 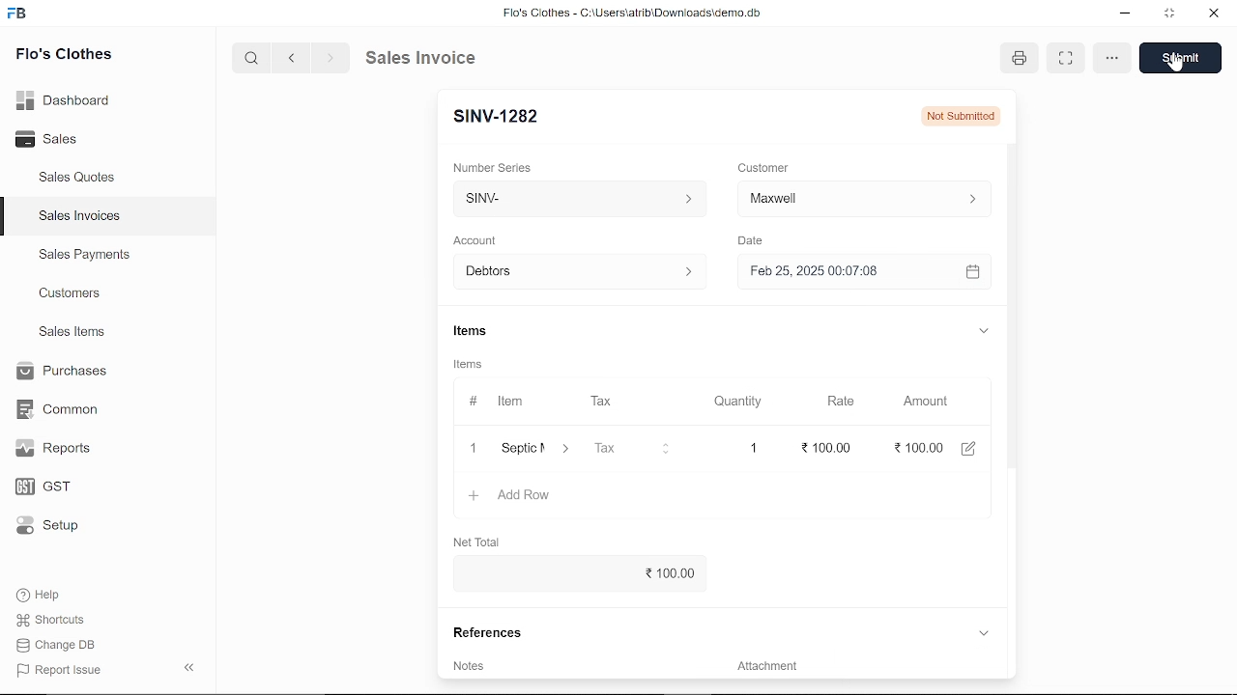 What do you see at coordinates (79, 216) in the screenshot?
I see `Sales Invoices` at bounding box center [79, 216].